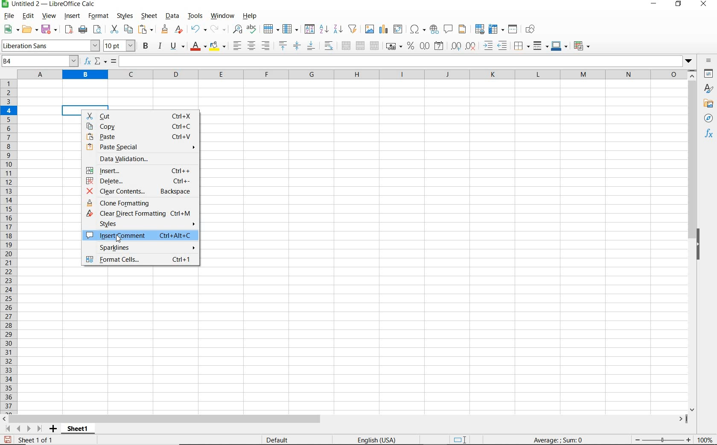  Describe the element at coordinates (113, 61) in the screenshot. I see `formula` at that location.